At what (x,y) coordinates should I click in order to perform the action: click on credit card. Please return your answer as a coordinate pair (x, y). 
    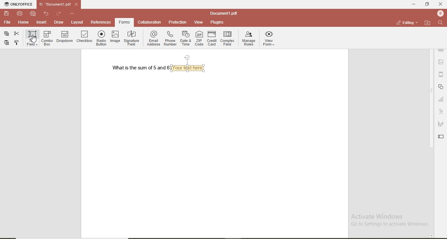
    Looking at the image, I should click on (212, 38).